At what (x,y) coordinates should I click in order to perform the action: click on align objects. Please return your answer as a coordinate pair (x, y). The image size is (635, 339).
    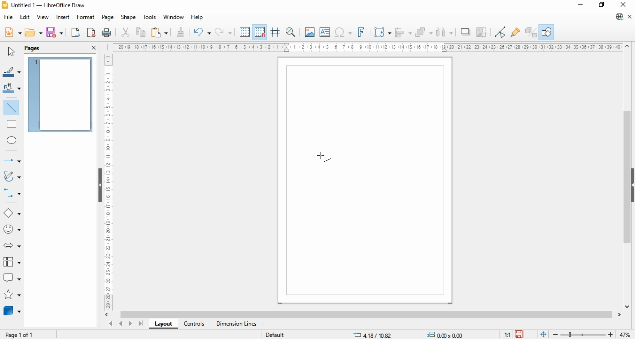
    Looking at the image, I should click on (404, 32).